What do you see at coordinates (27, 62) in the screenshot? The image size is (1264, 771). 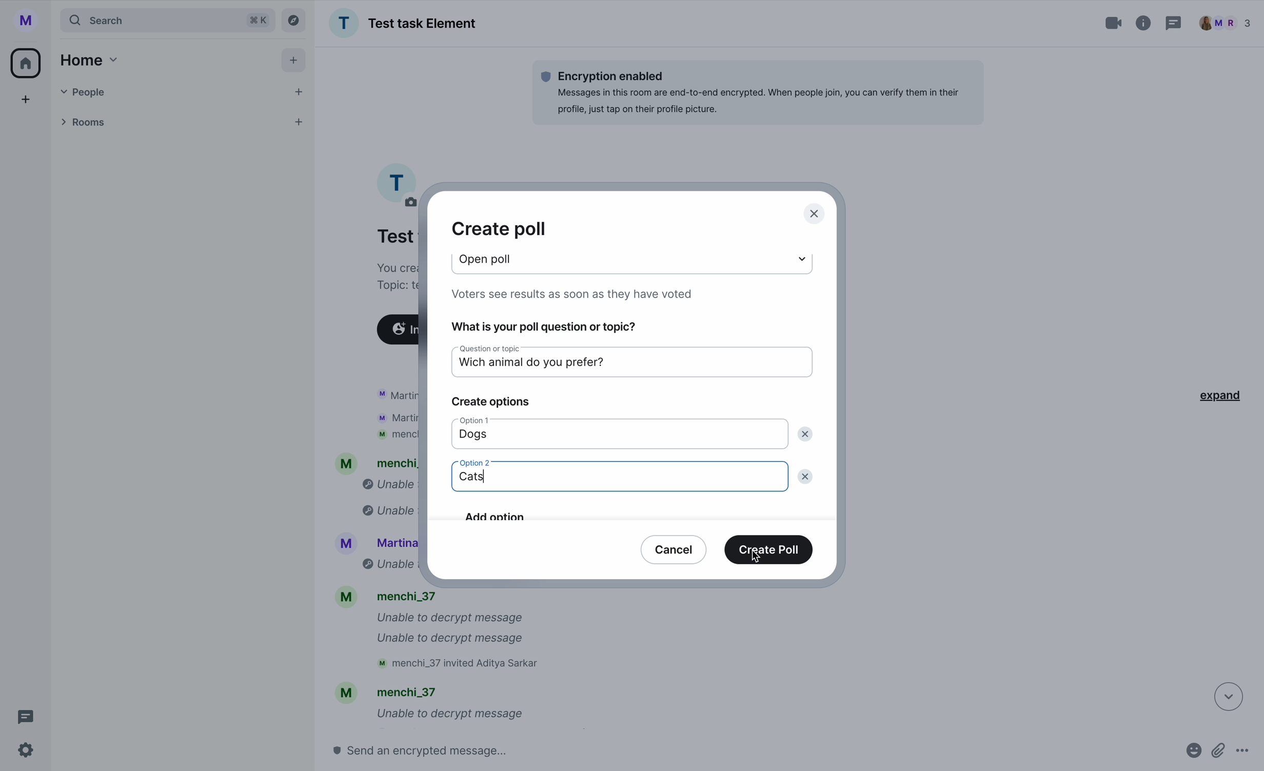 I see `home` at bounding box center [27, 62].